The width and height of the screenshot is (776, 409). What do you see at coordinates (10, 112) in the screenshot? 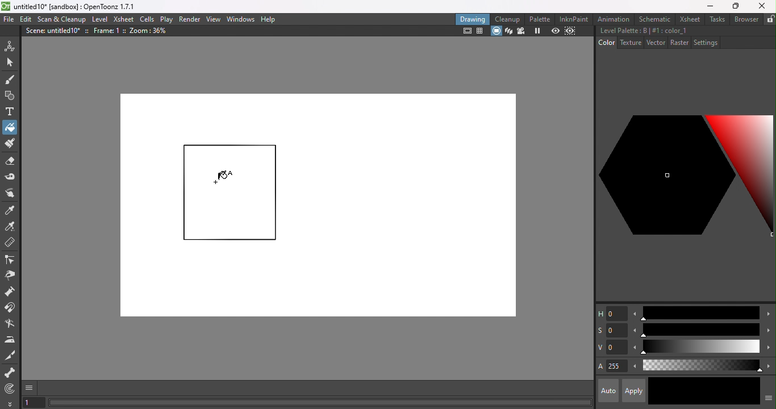
I see `Type tool` at bounding box center [10, 112].